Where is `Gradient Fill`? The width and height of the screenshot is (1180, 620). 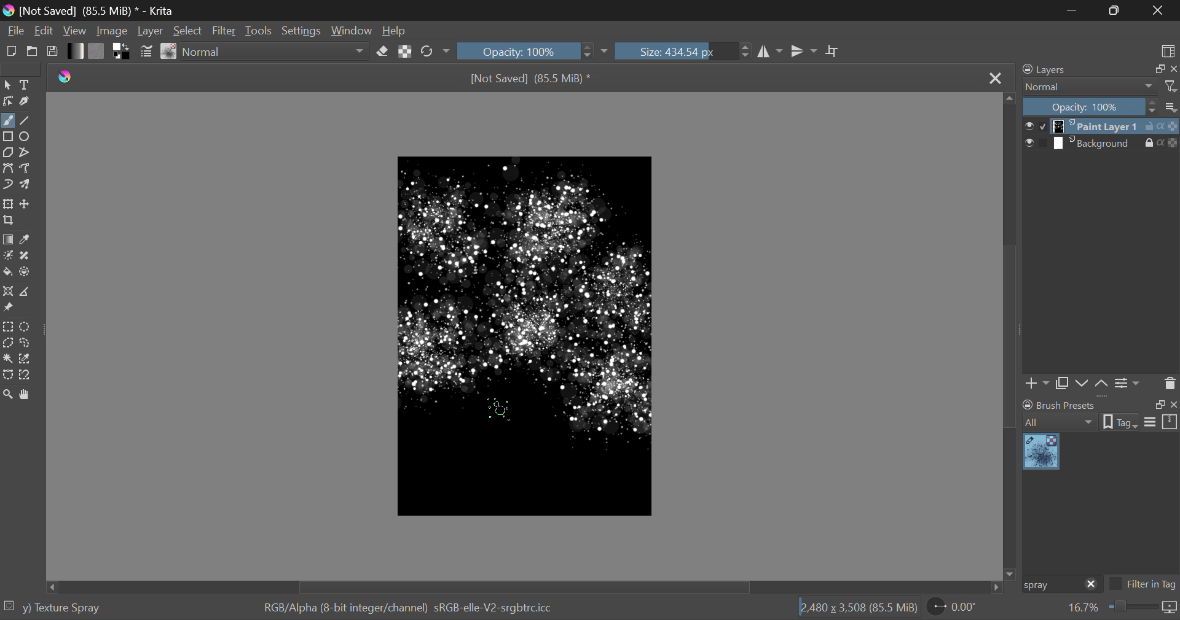
Gradient Fill is located at coordinates (9, 240).